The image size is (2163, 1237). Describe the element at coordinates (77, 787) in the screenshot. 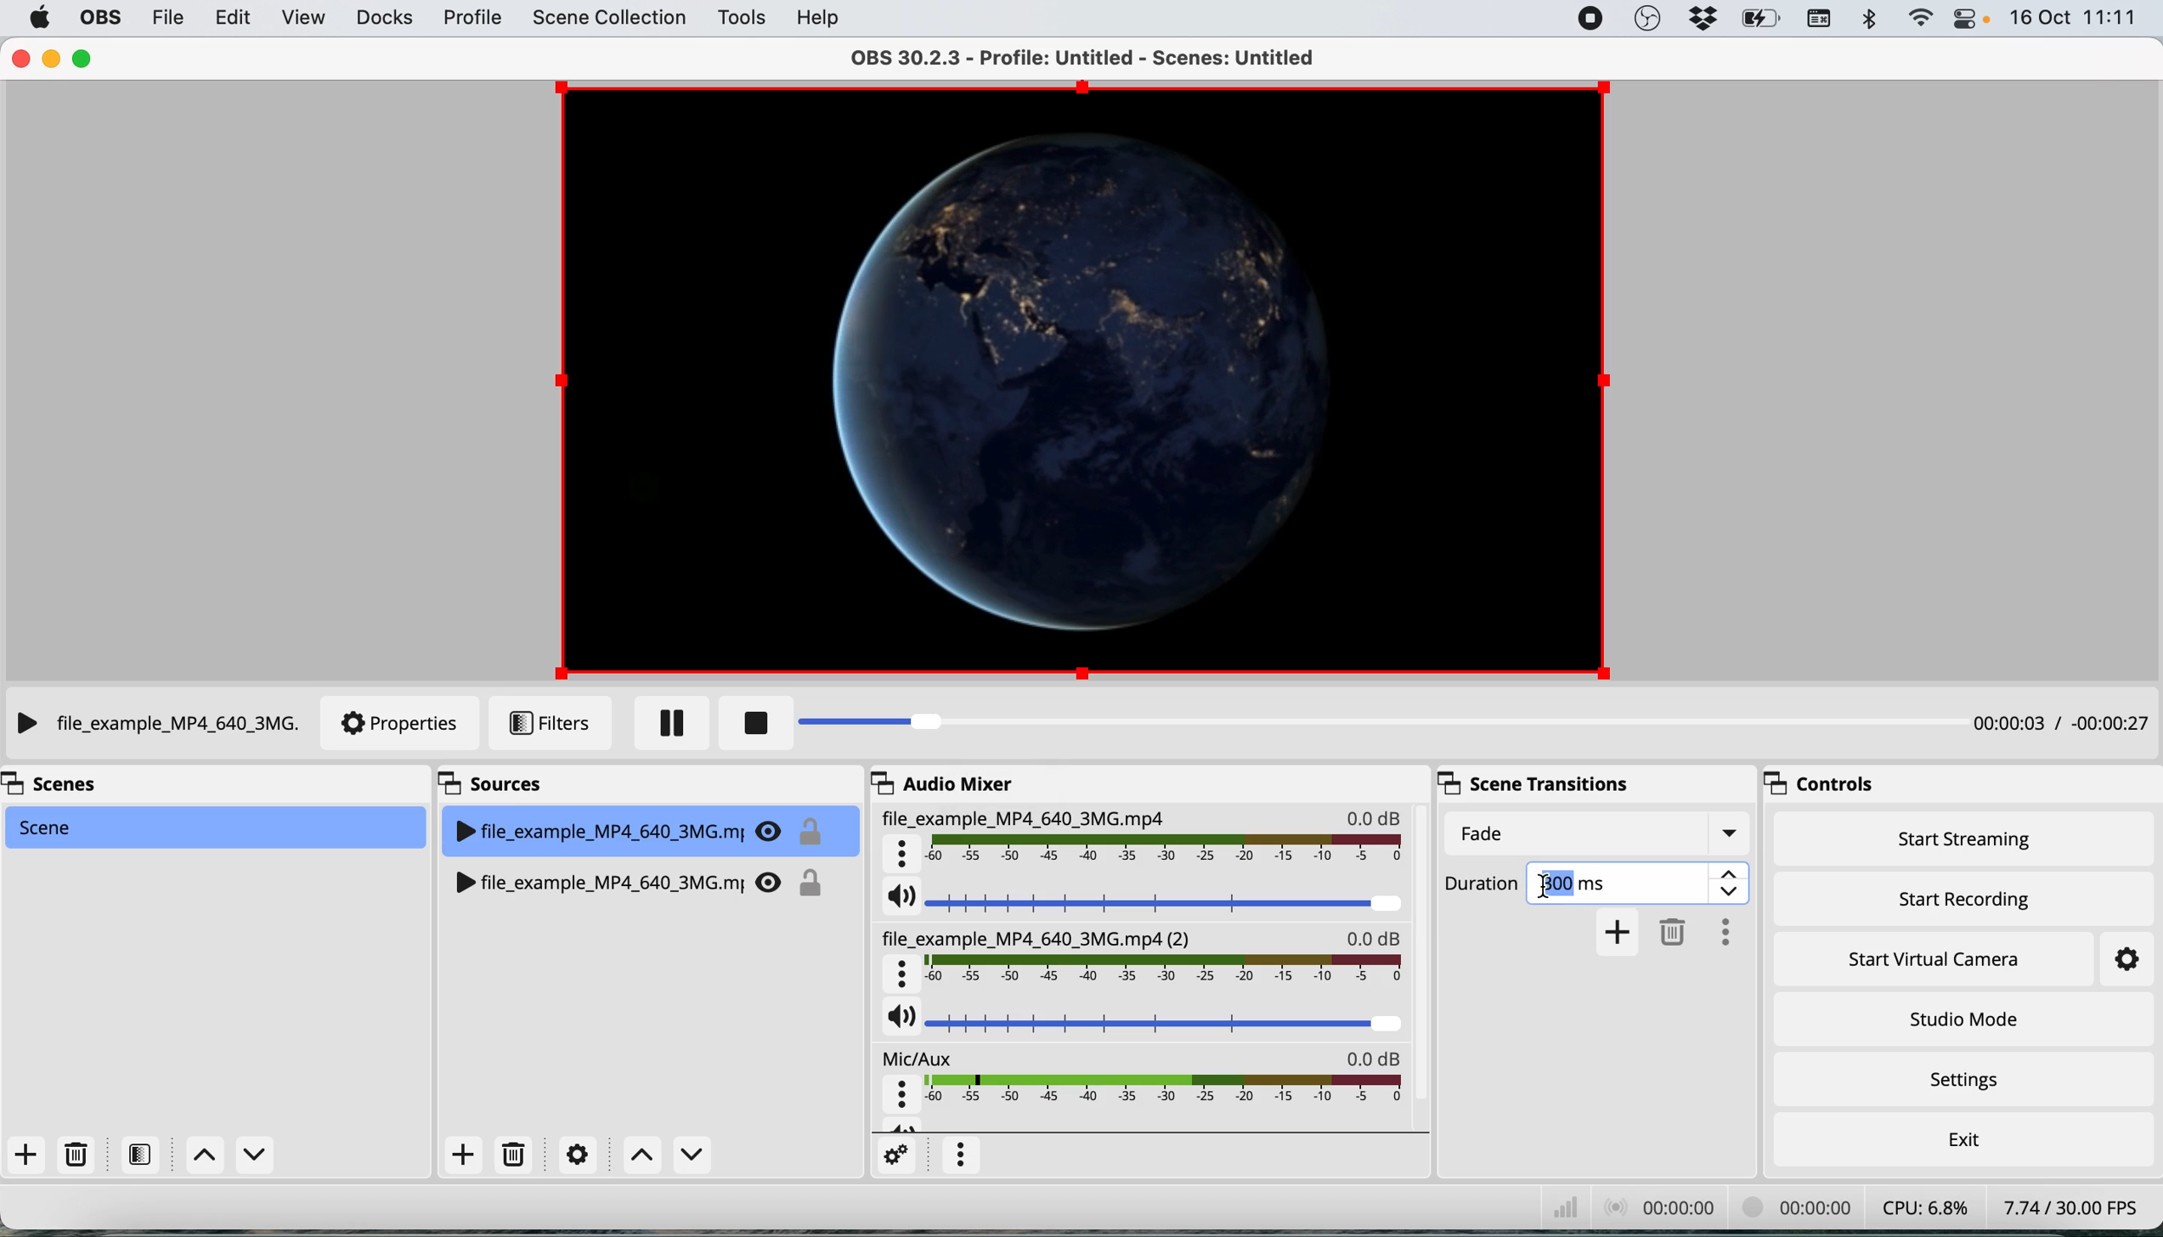

I see `scenes` at that location.